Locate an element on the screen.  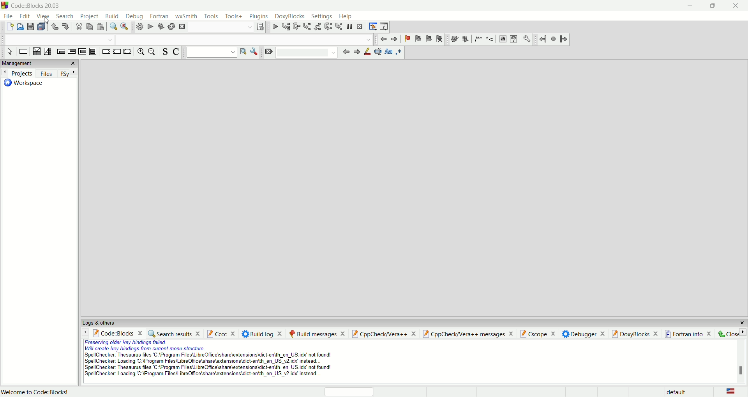
run search is located at coordinates (243, 52).